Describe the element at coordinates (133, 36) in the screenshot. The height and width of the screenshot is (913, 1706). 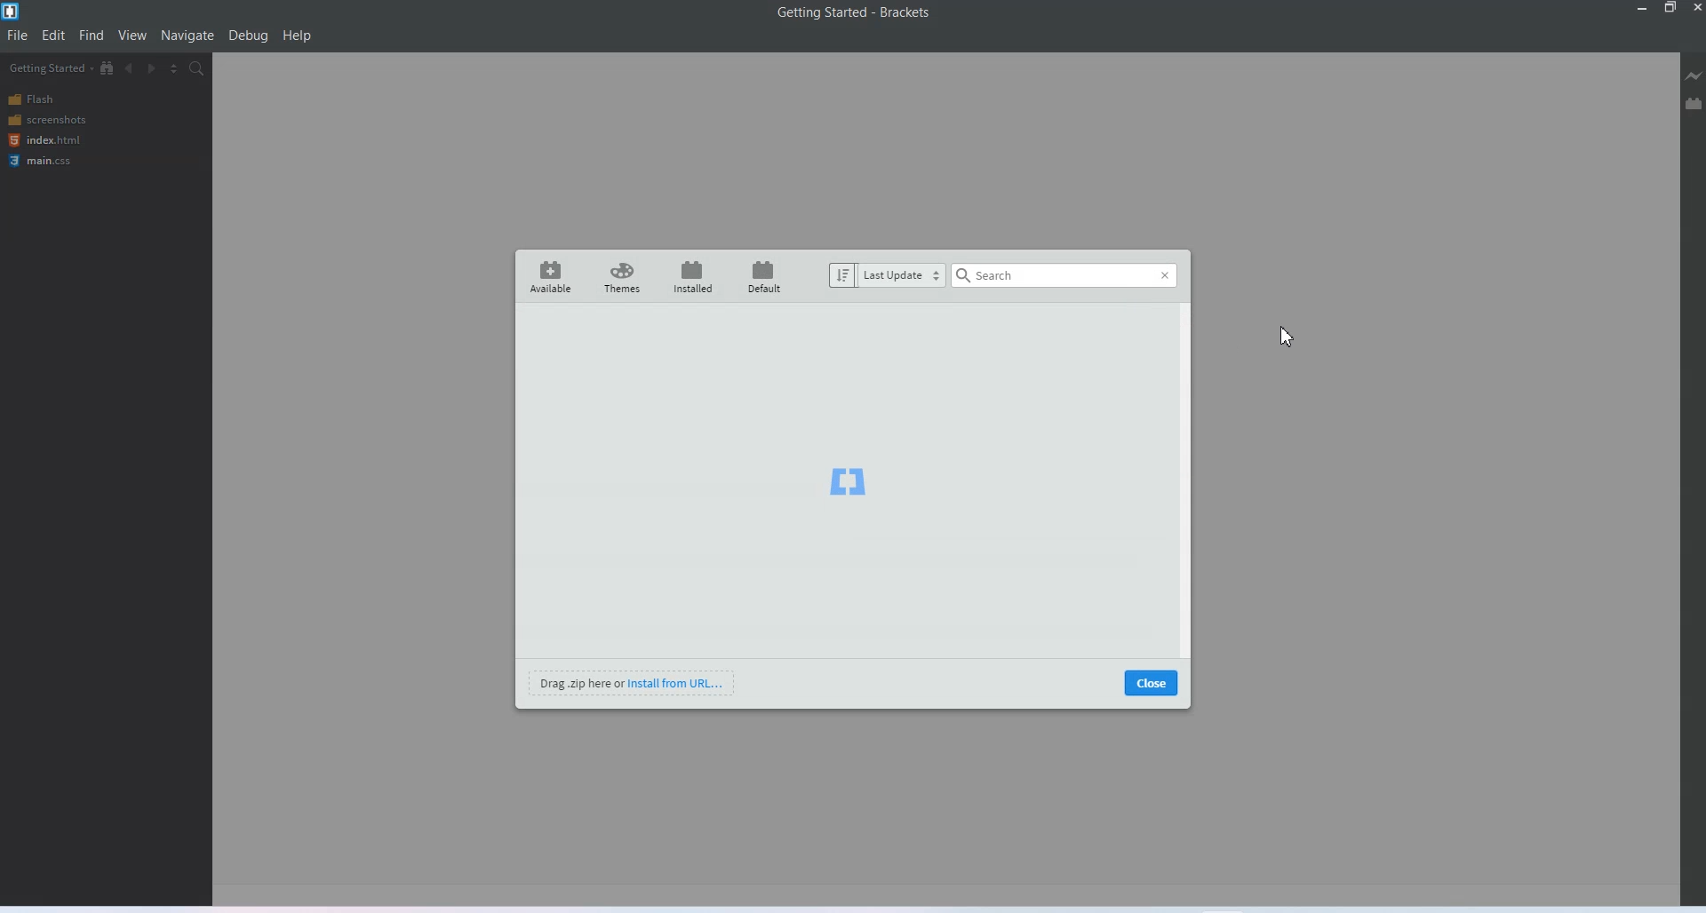
I see `View` at that location.